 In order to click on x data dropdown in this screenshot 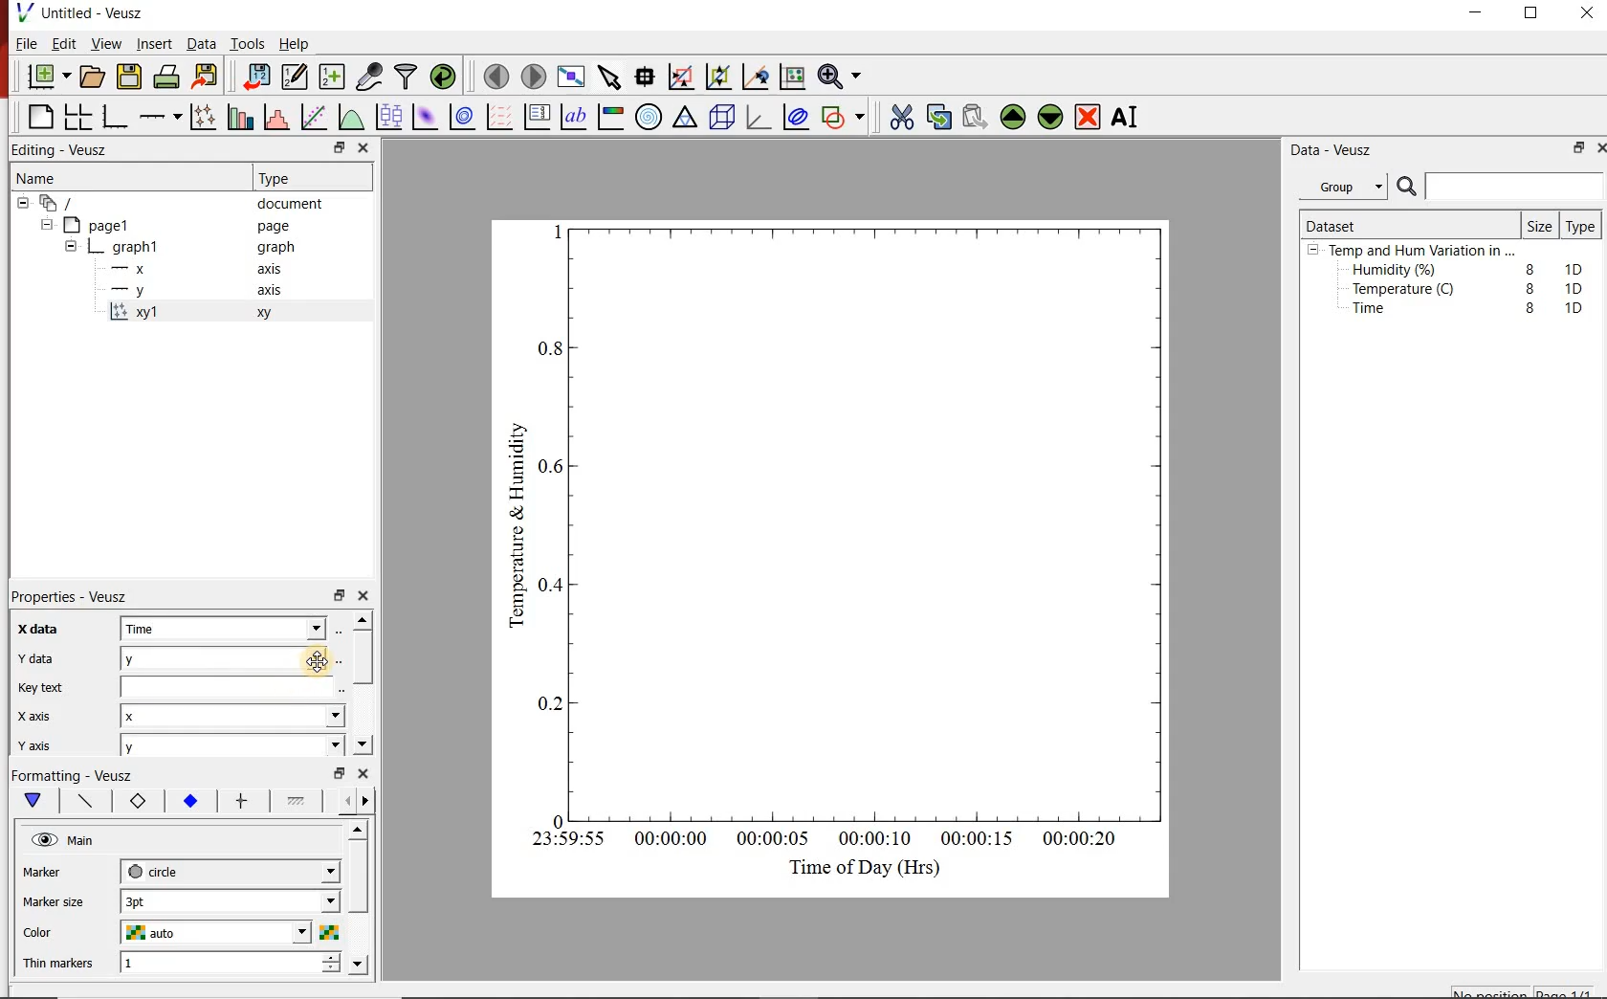, I will do `click(288, 628)`.